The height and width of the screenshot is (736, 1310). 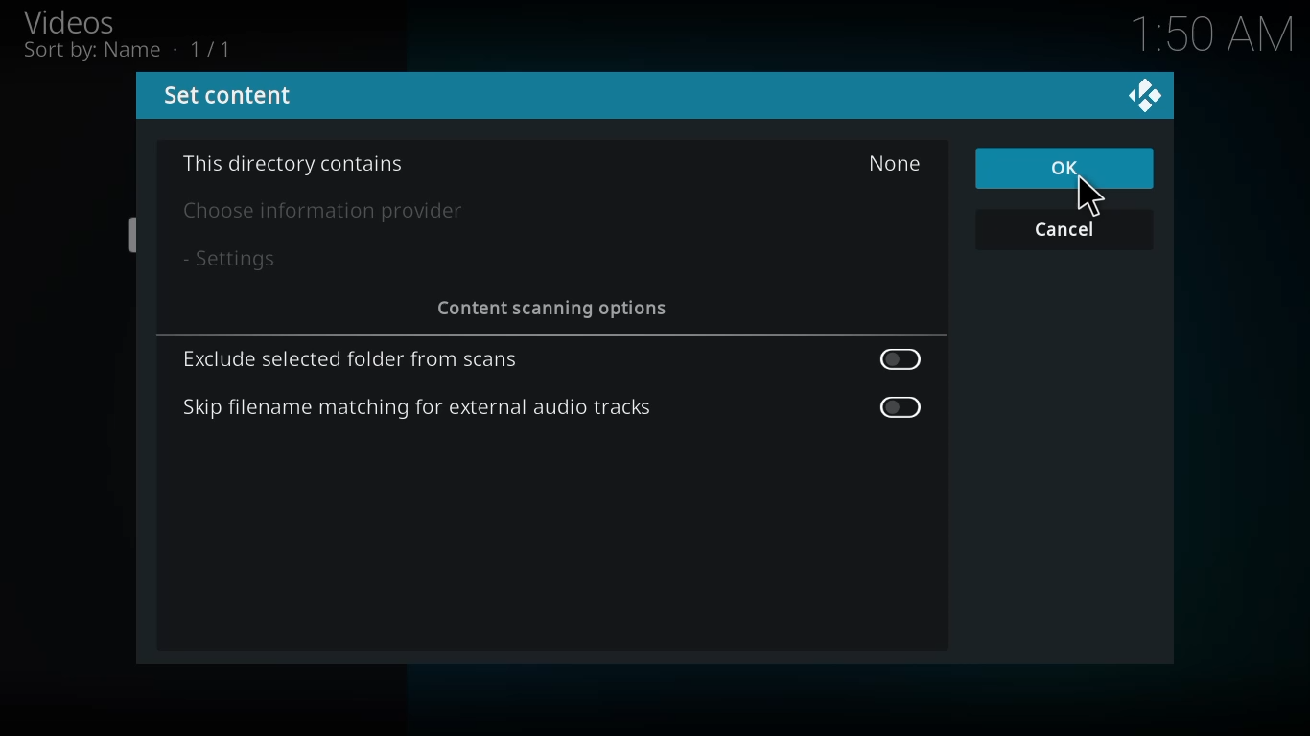 What do you see at coordinates (290, 166) in the screenshot?
I see `directory contains` at bounding box center [290, 166].